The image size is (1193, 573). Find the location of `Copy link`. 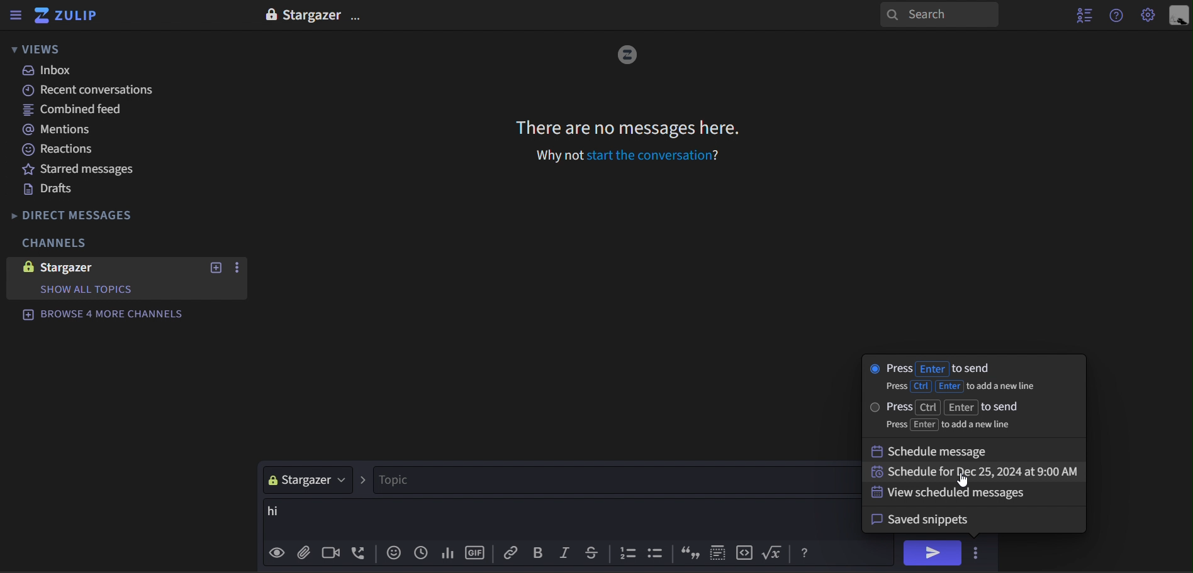

Copy link is located at coordinates (512, 554).